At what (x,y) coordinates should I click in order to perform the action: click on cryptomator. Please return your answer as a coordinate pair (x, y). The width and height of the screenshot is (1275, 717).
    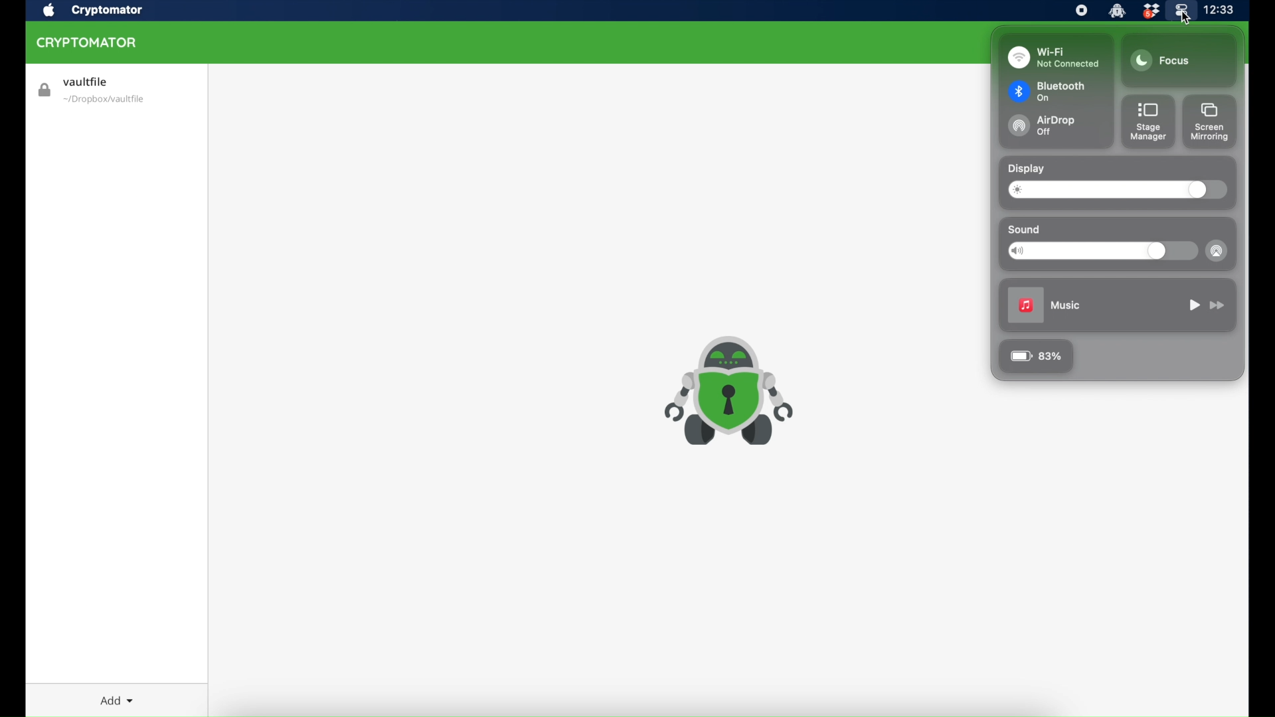
    Looking at the image, I should click on (107, 11).